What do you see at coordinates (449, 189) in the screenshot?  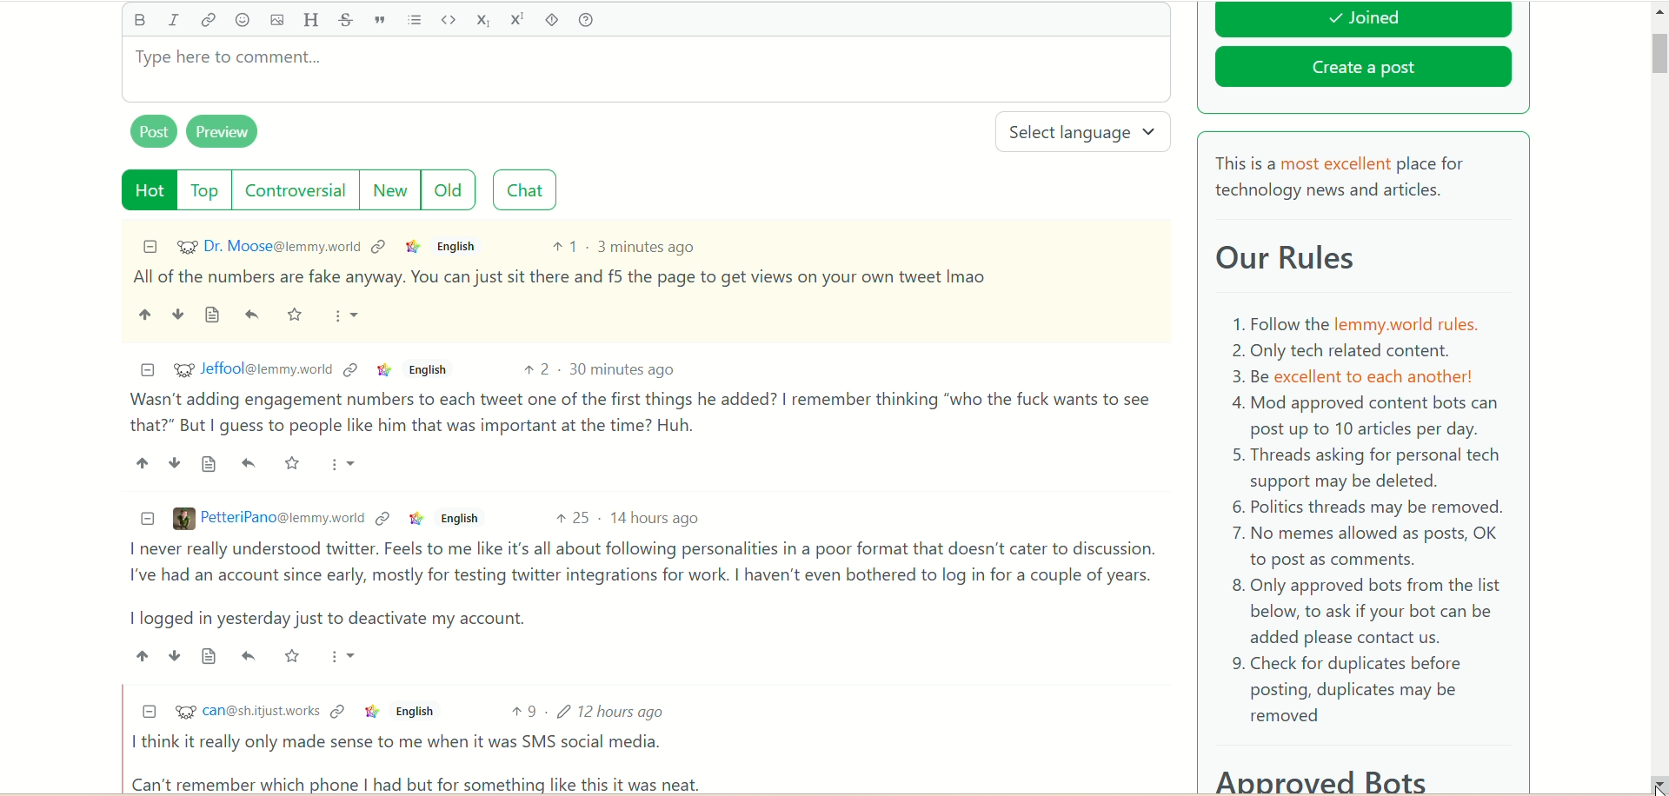 I see `old` at bounding box center [449, 189].